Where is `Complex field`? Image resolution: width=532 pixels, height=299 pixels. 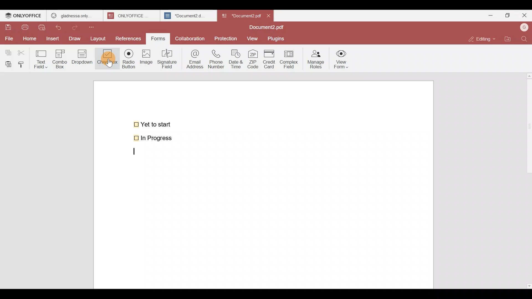
Complex field is located at coordinates (288, 60).